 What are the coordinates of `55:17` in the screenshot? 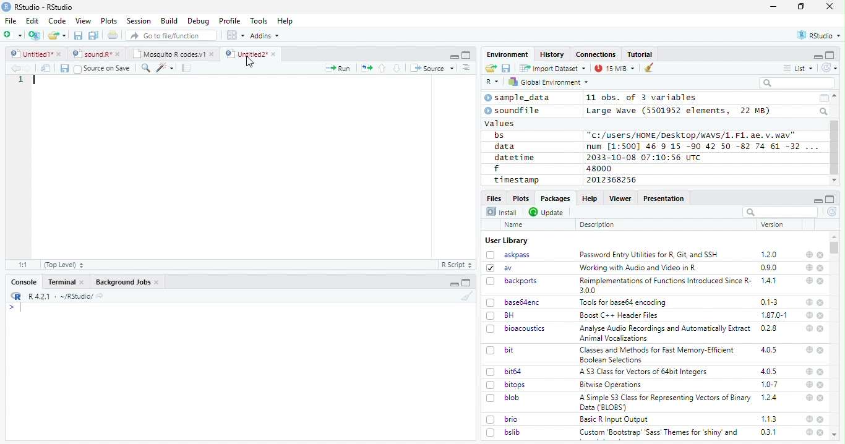 It's located at (24, 265).